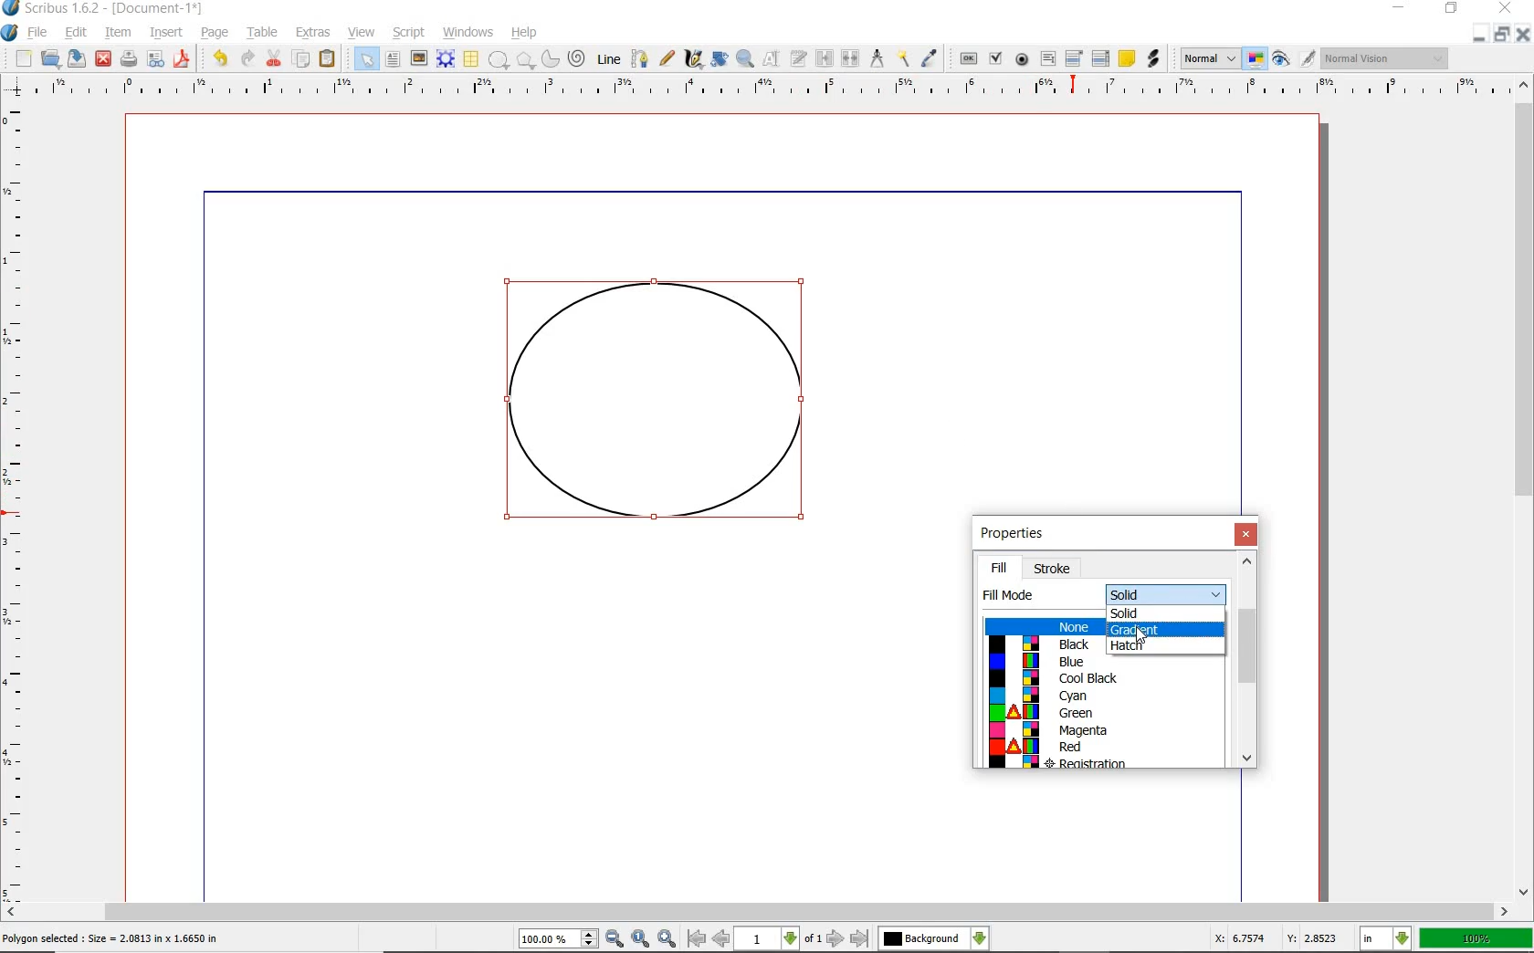  Describe the element at coordinates (129, 60) in the screenshot. I see `PRINT` at that location.